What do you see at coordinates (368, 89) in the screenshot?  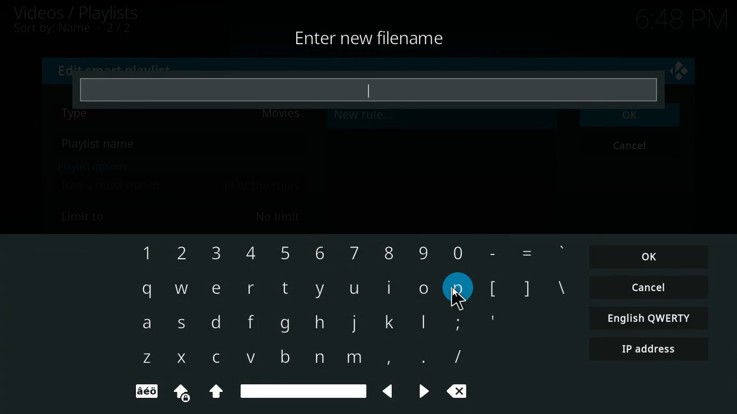 I see `space to input filename` at bounding box center [368, 89].